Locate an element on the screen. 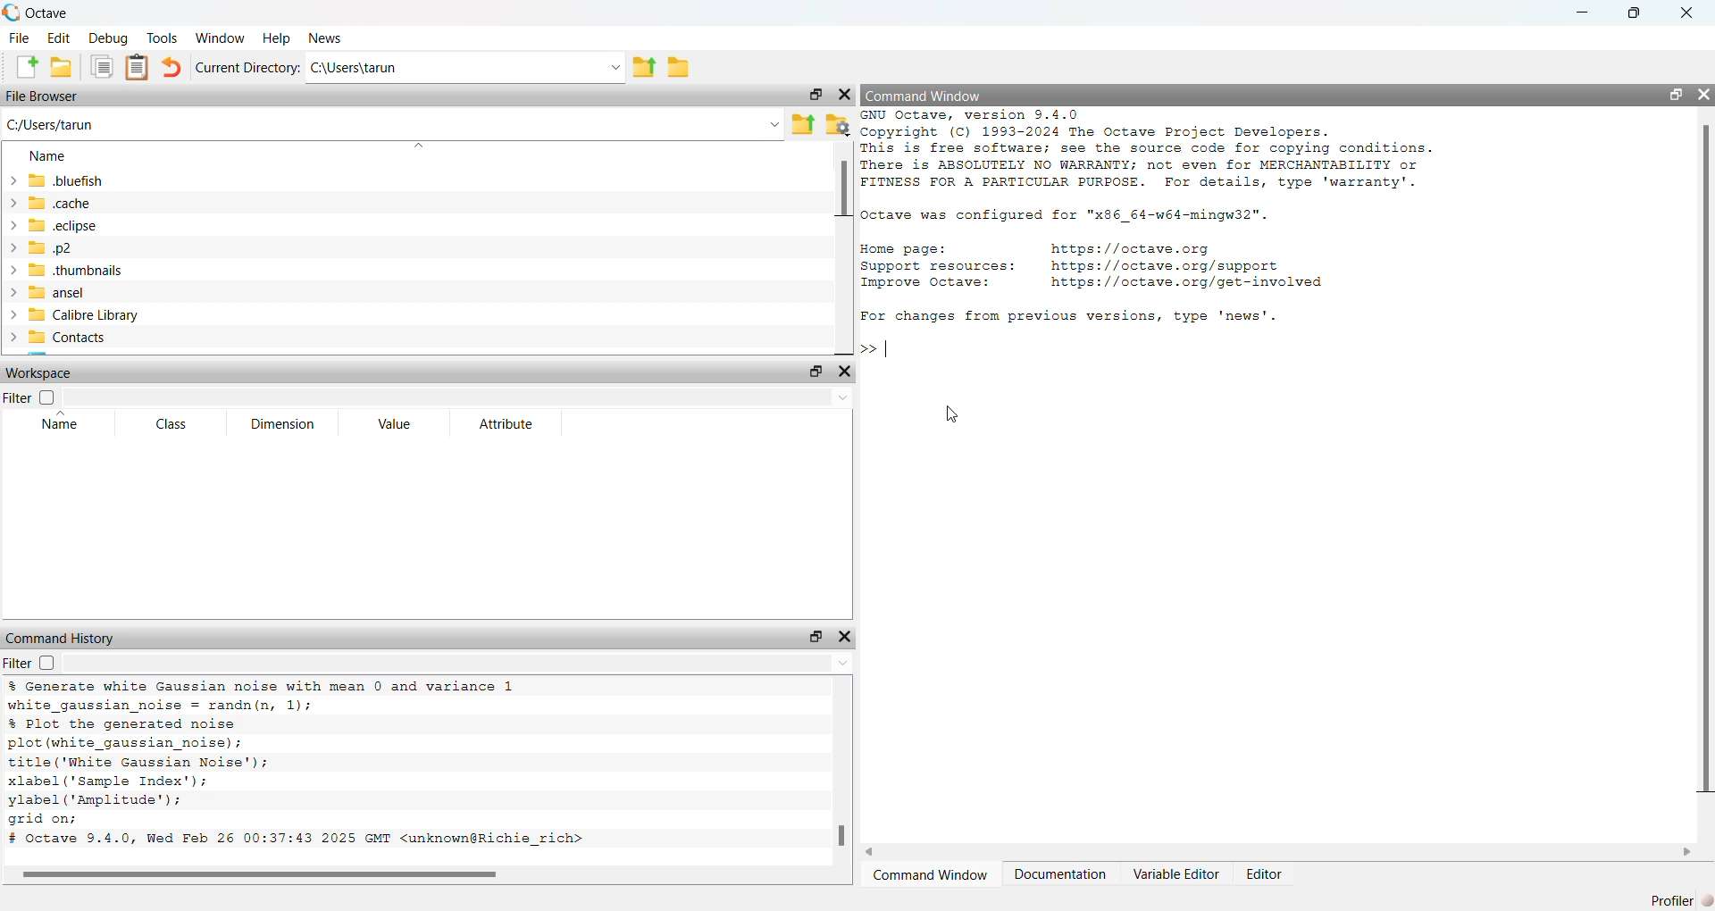  News is located at coordinates (330, 38).